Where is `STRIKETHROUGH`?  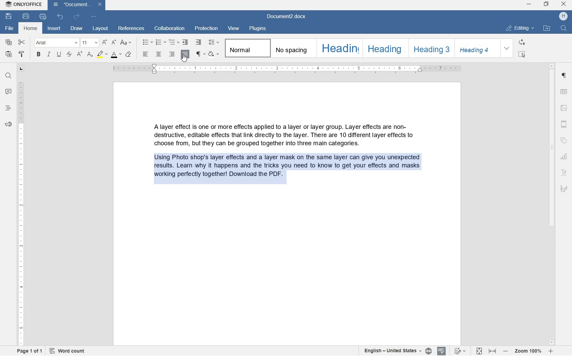
STRIKETHROUGH is located at coordinates (69, 55).